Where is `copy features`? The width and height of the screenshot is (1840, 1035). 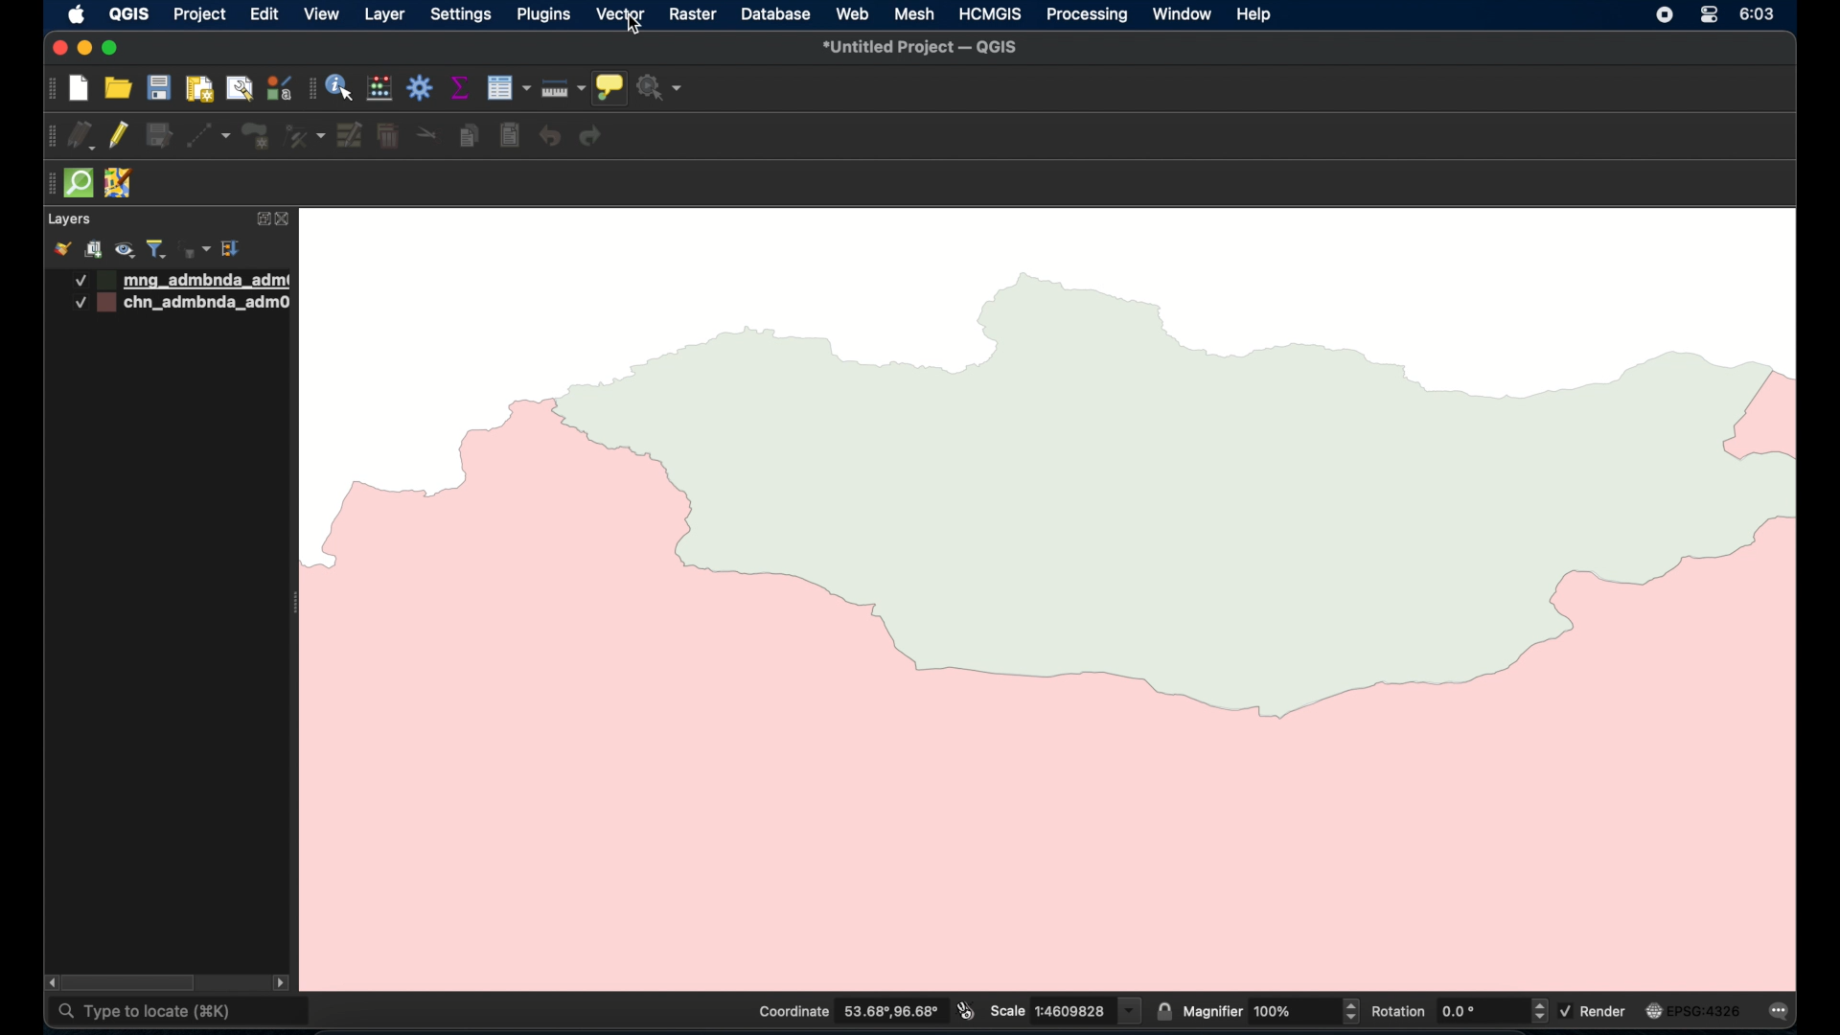 copy features is located at coordinates (471, 137).